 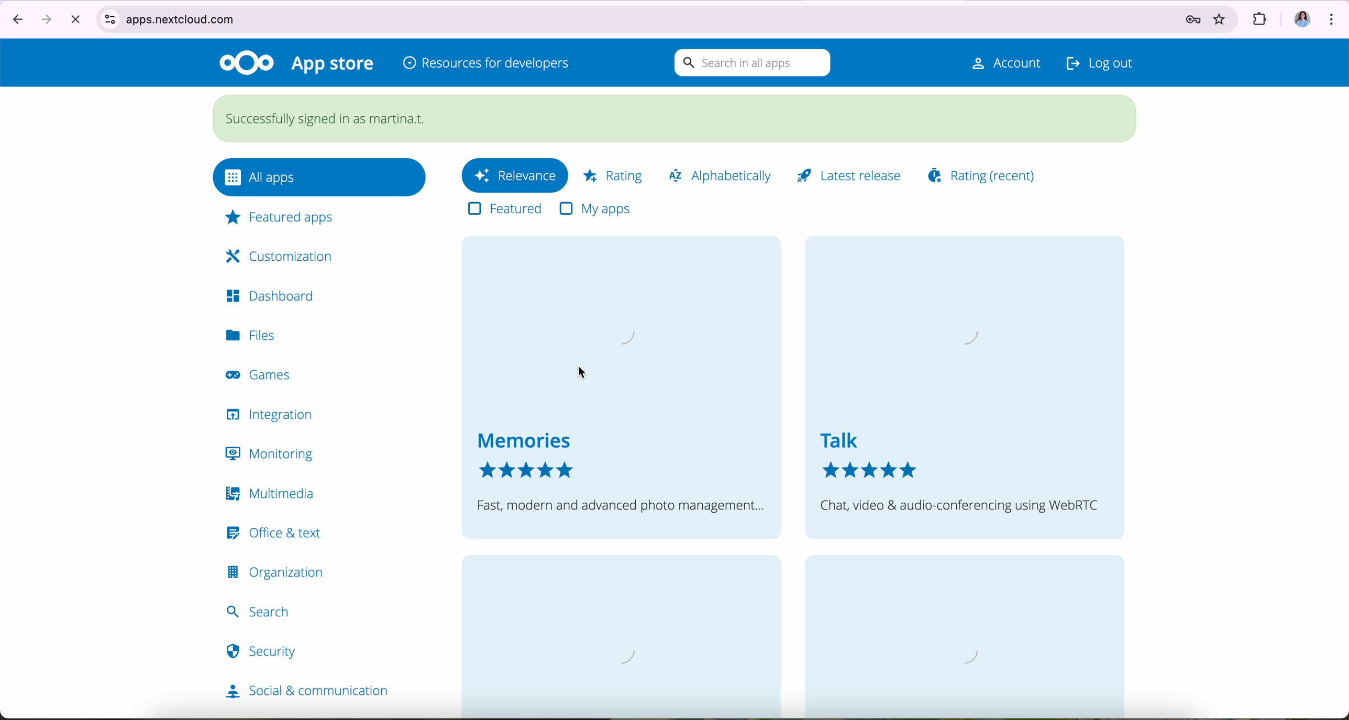 I want to click on customize and control Google Chrome, so click(x=1335, y=18).